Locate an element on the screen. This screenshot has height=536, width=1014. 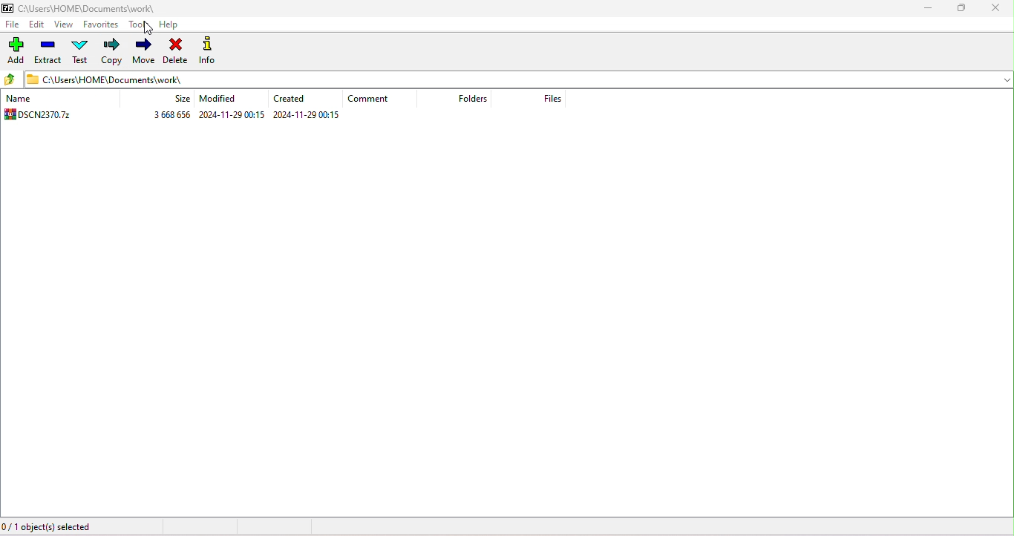
extract is located at coordinates (50, 52).